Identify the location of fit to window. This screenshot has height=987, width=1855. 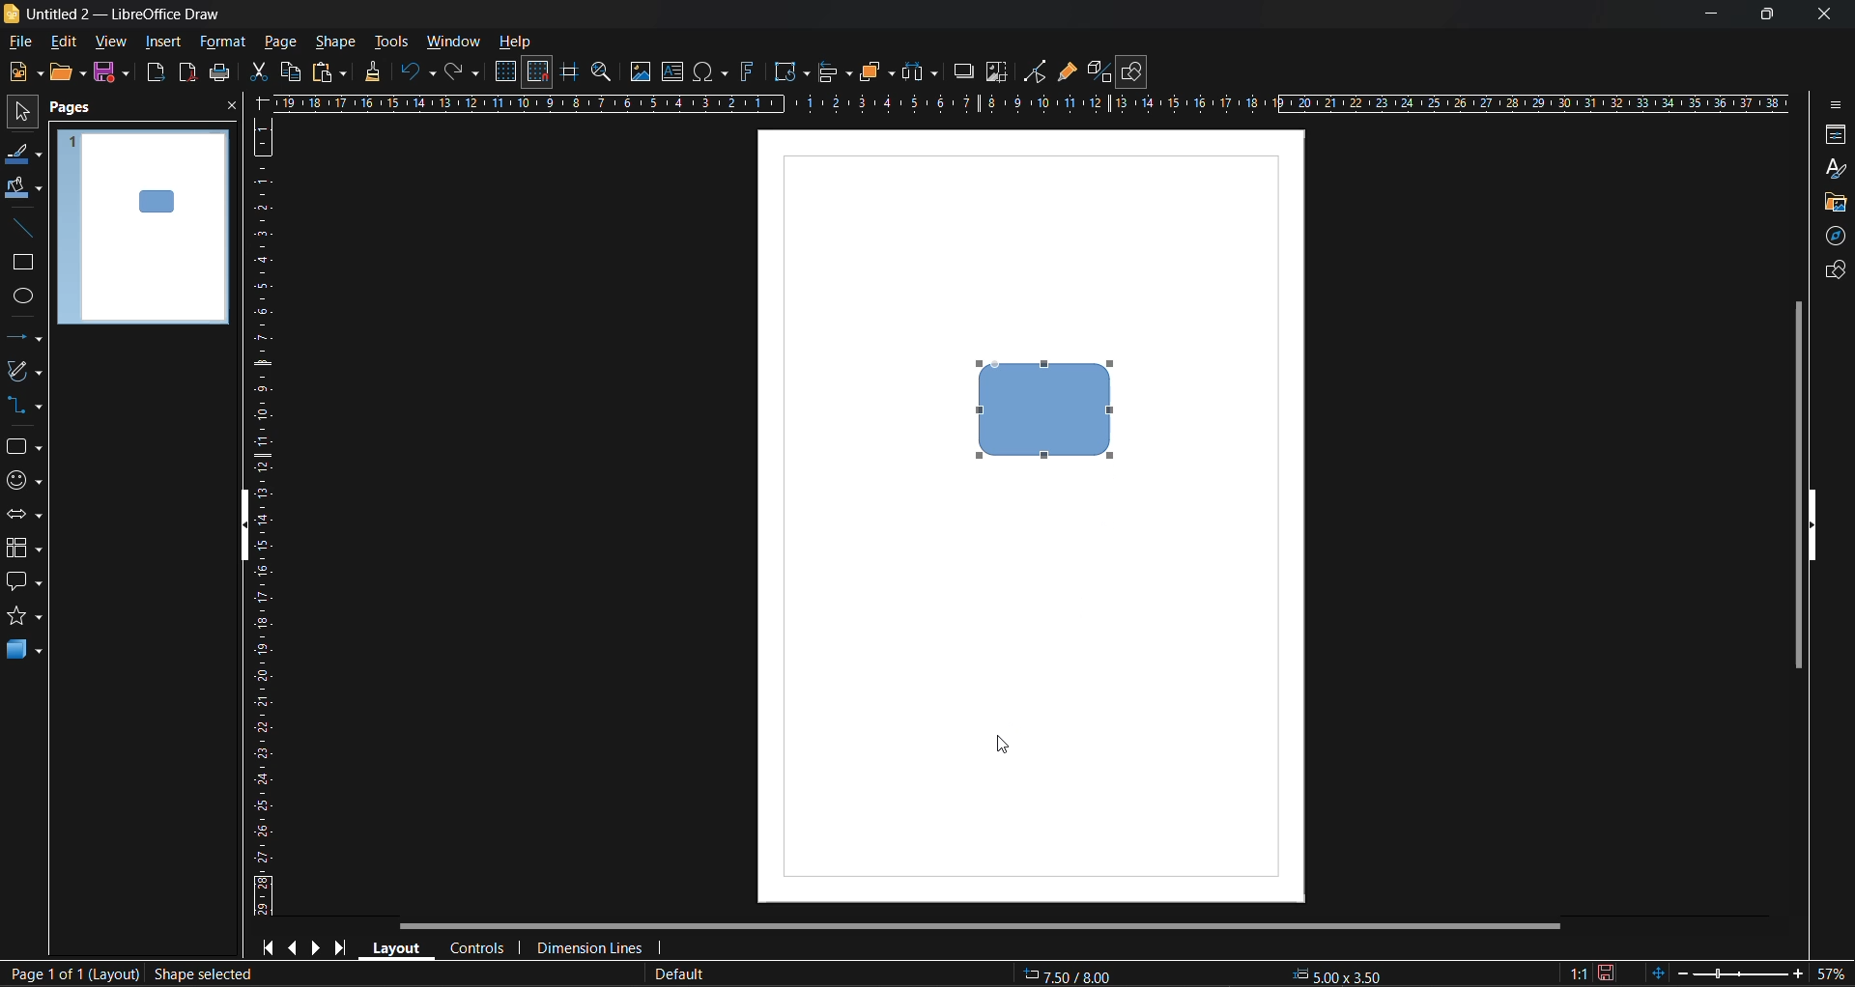
(1657, 973).